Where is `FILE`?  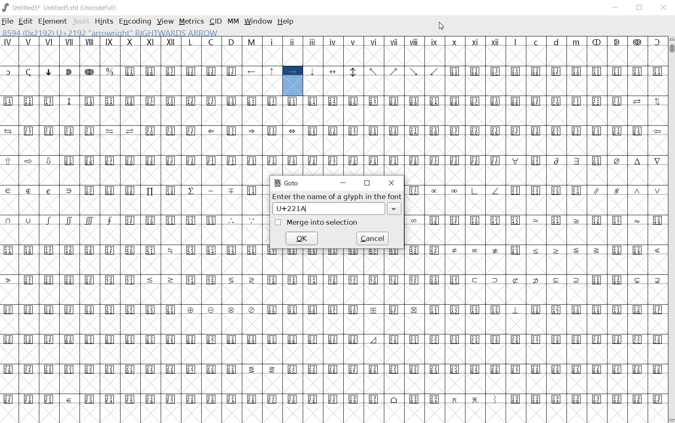 FILE is located at coordinates (7, 22).